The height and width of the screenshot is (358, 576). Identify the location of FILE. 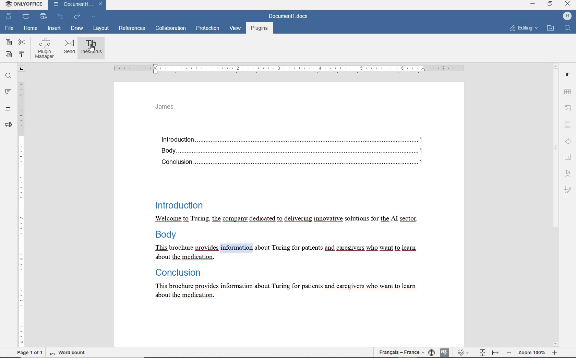
(10, 29).